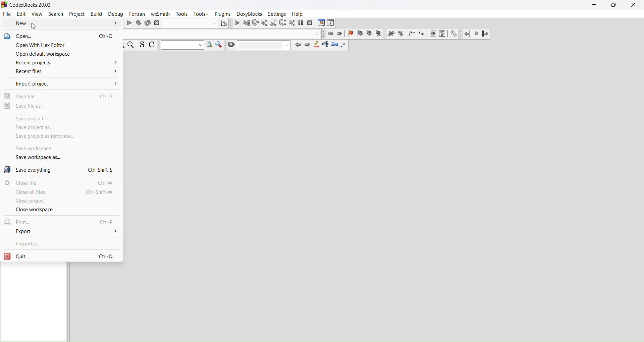  I want to click on toggle searches, so click(142, 45).